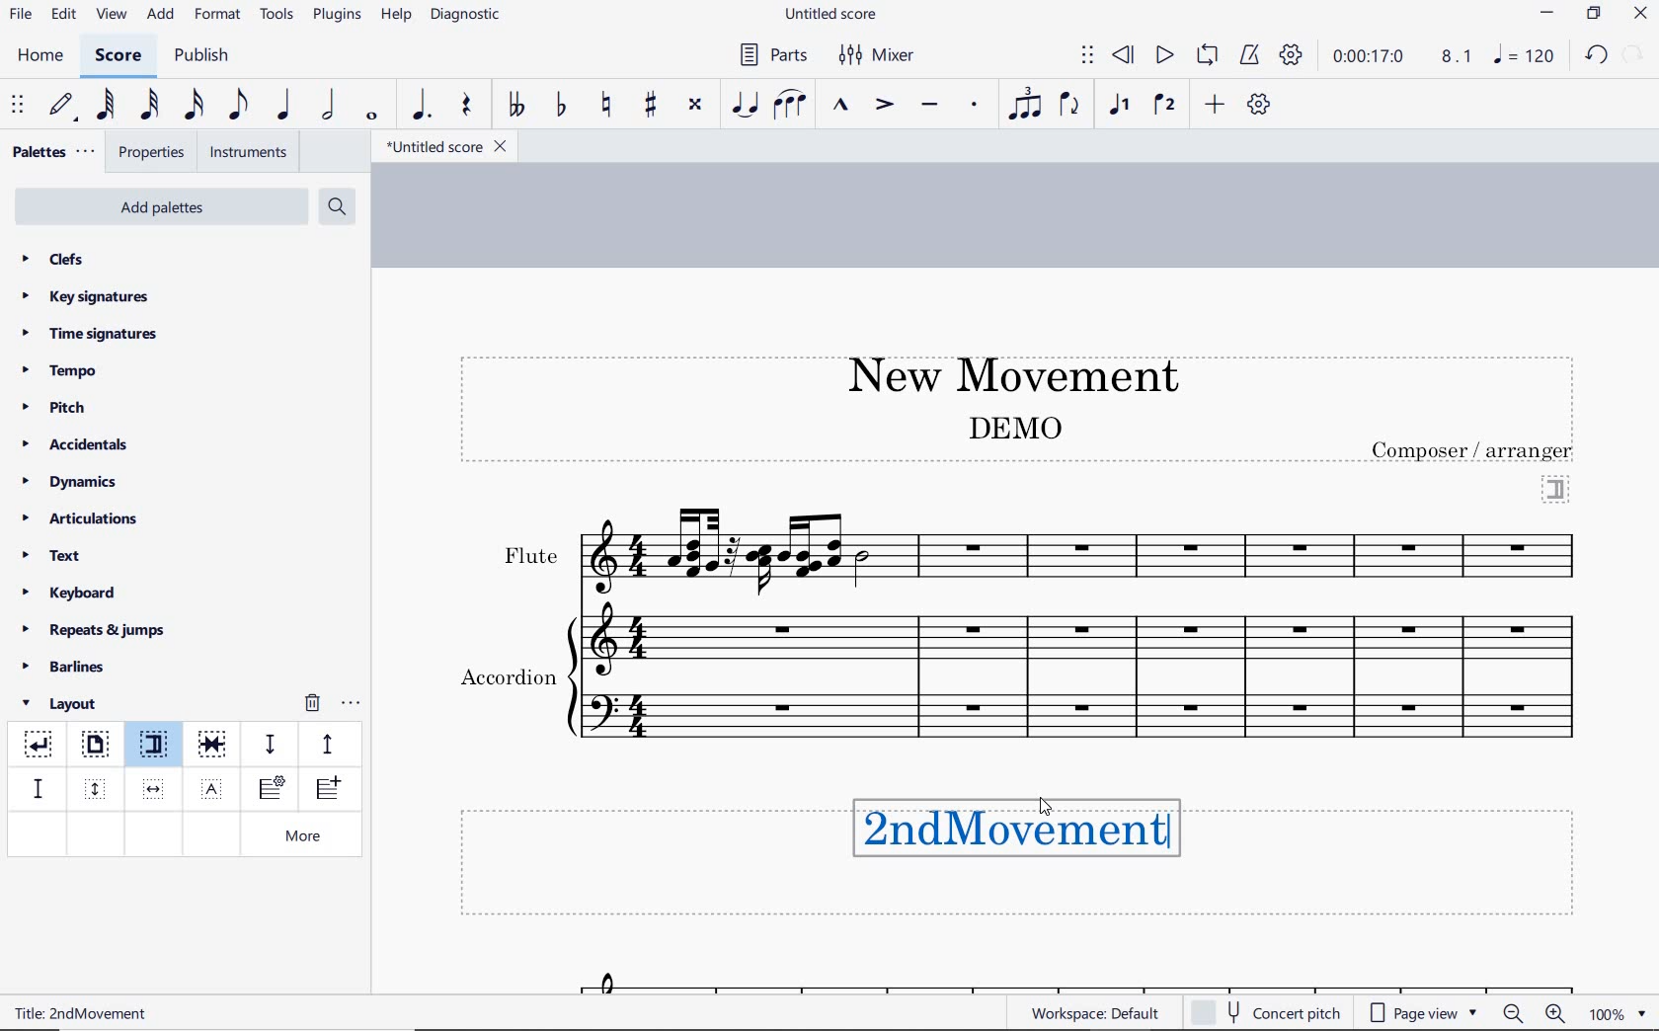 Image resolution: width=1659 pixels, height=1031 pixels. I want to click on Instrument: Accordion, so click(1083, 693).